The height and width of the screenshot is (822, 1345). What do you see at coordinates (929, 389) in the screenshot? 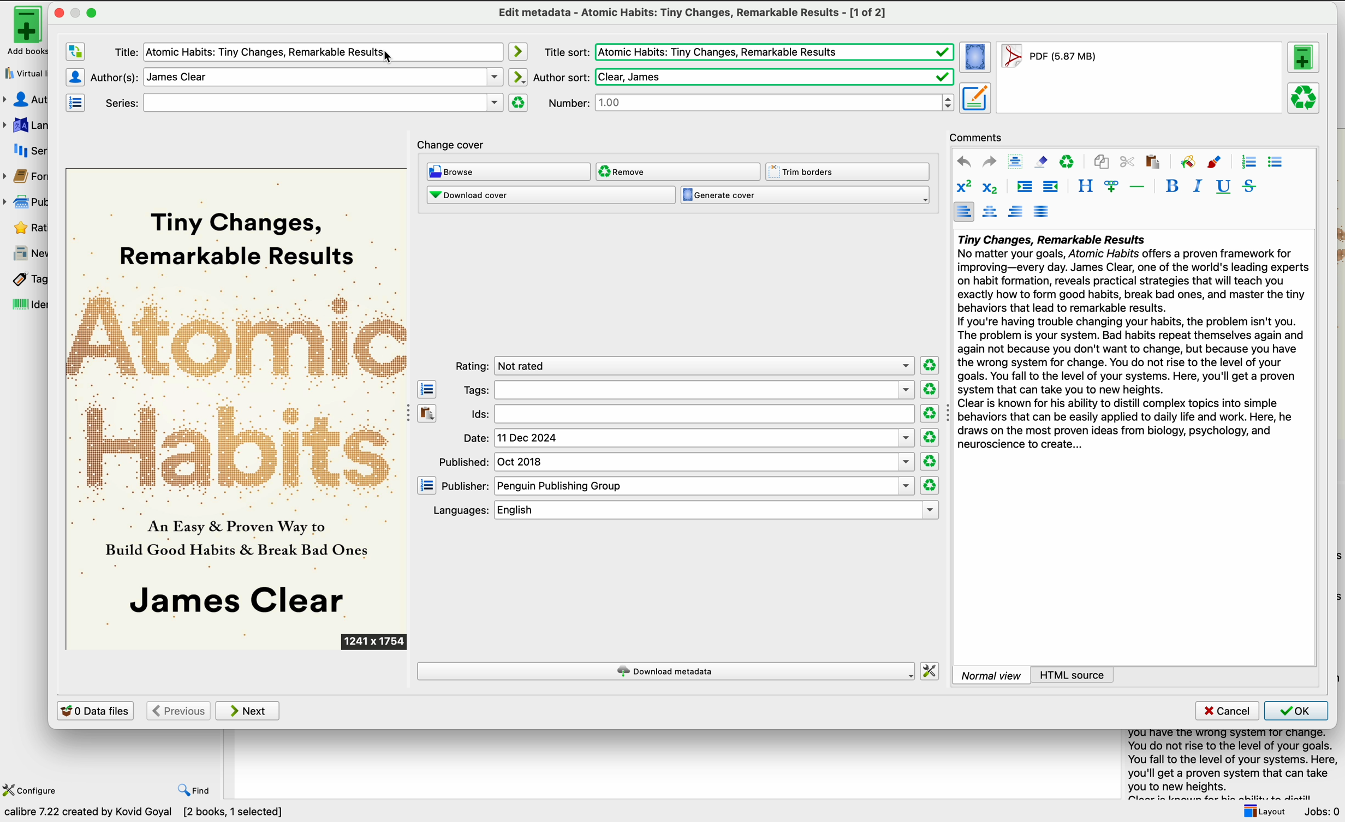
I see `clear rating` at bounding box center [929, 389].